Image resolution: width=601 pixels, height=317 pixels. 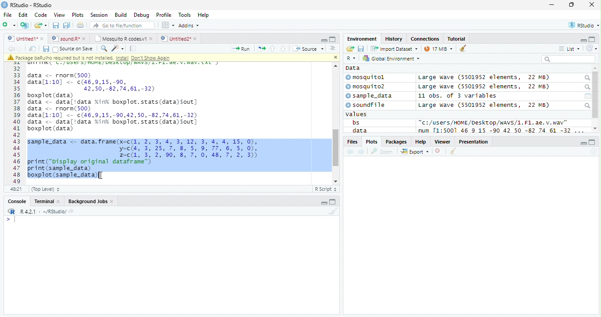 I want to click on Addins, so click(x=190, y=25).